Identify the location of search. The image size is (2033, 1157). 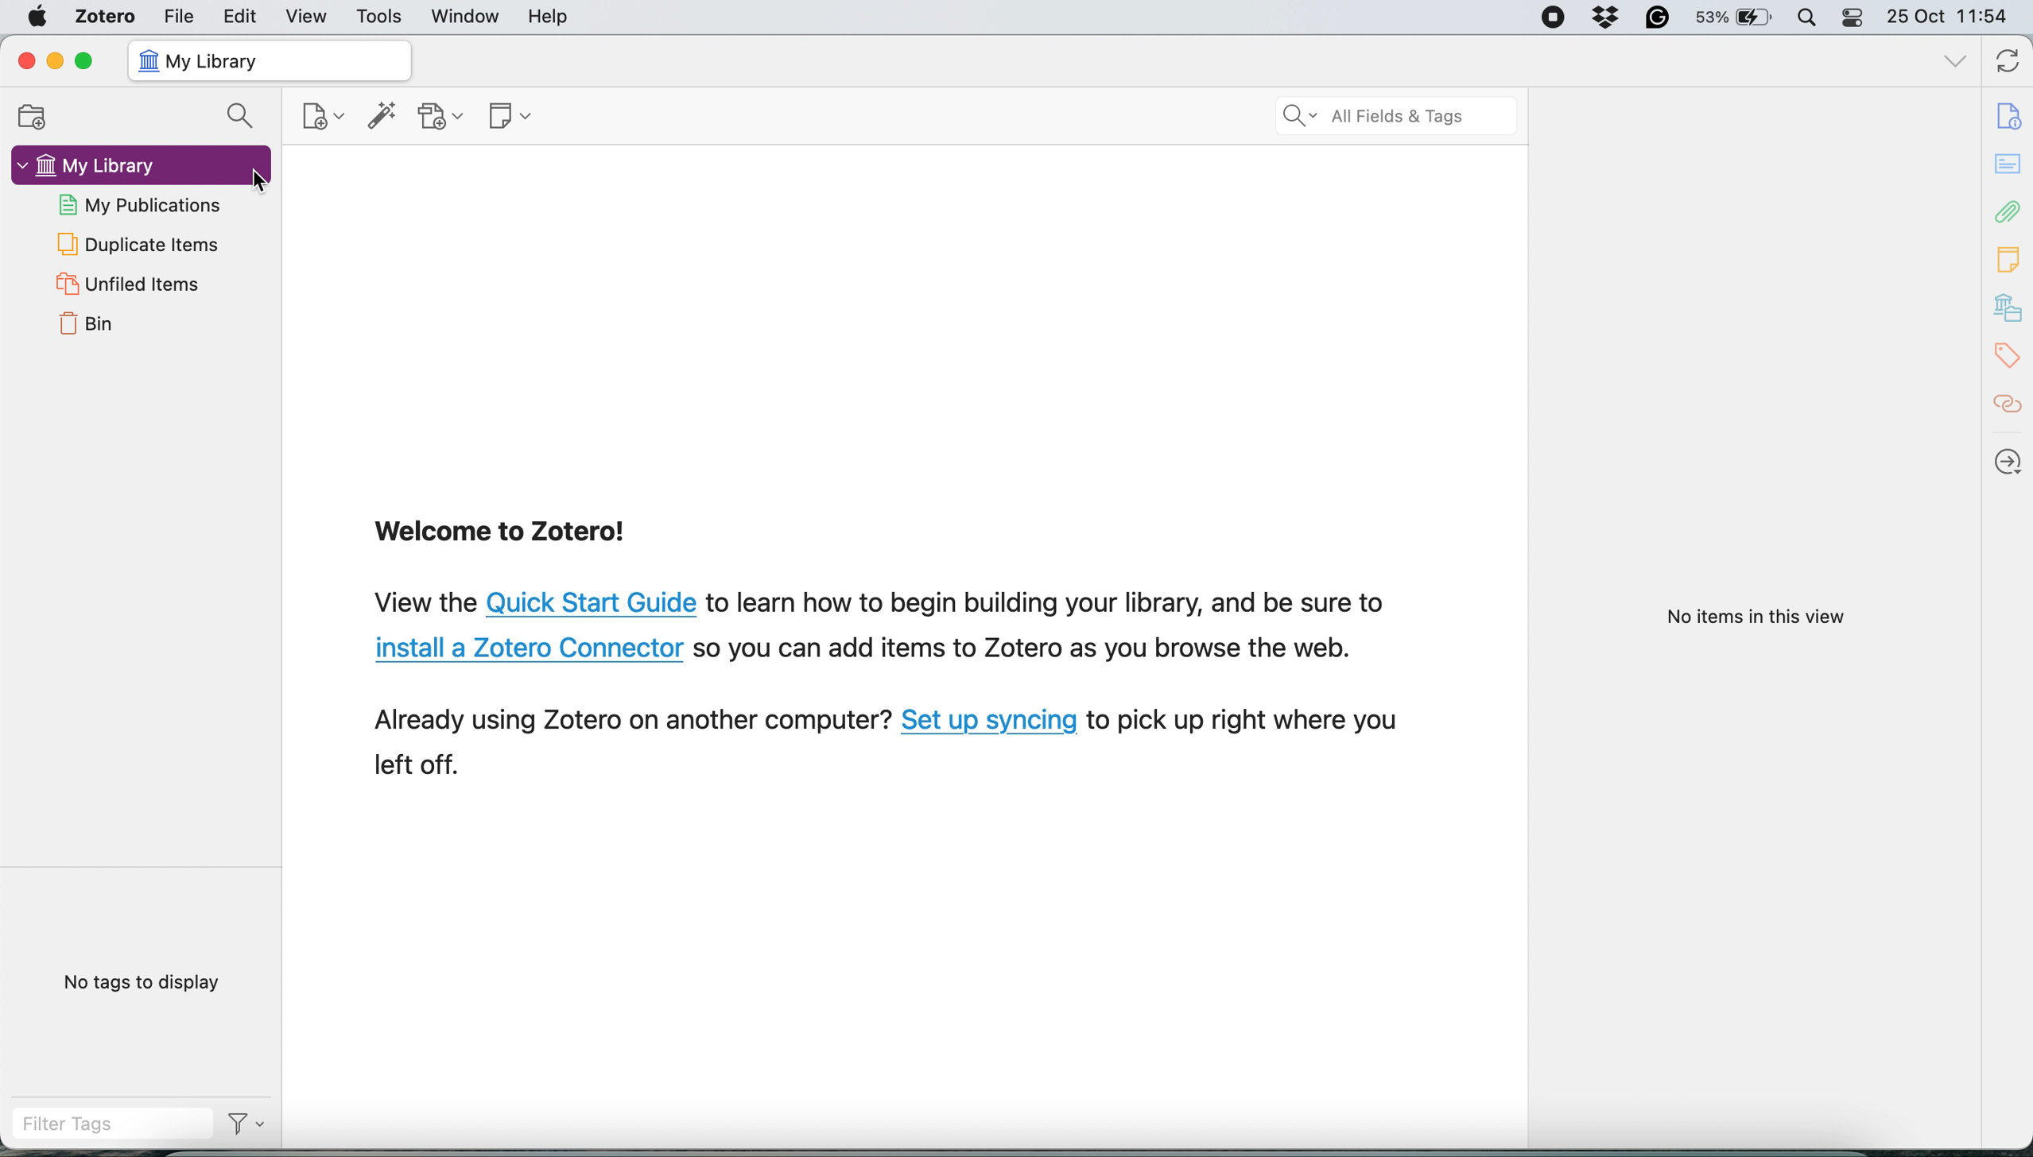
(1397, 115).